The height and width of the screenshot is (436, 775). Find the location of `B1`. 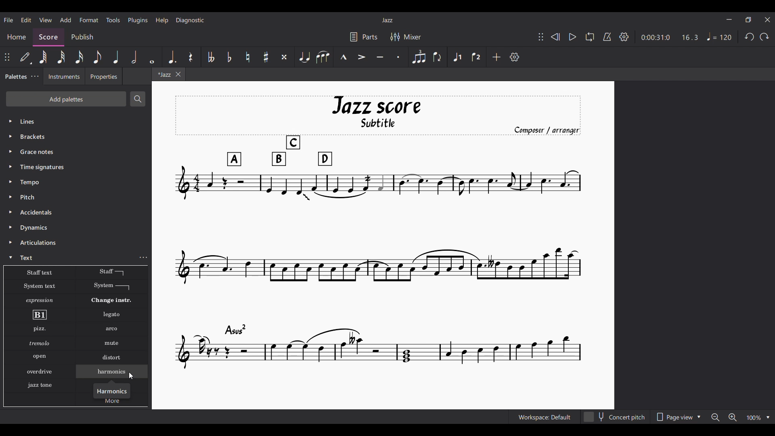

B1 is located at coordinates (39, 315).